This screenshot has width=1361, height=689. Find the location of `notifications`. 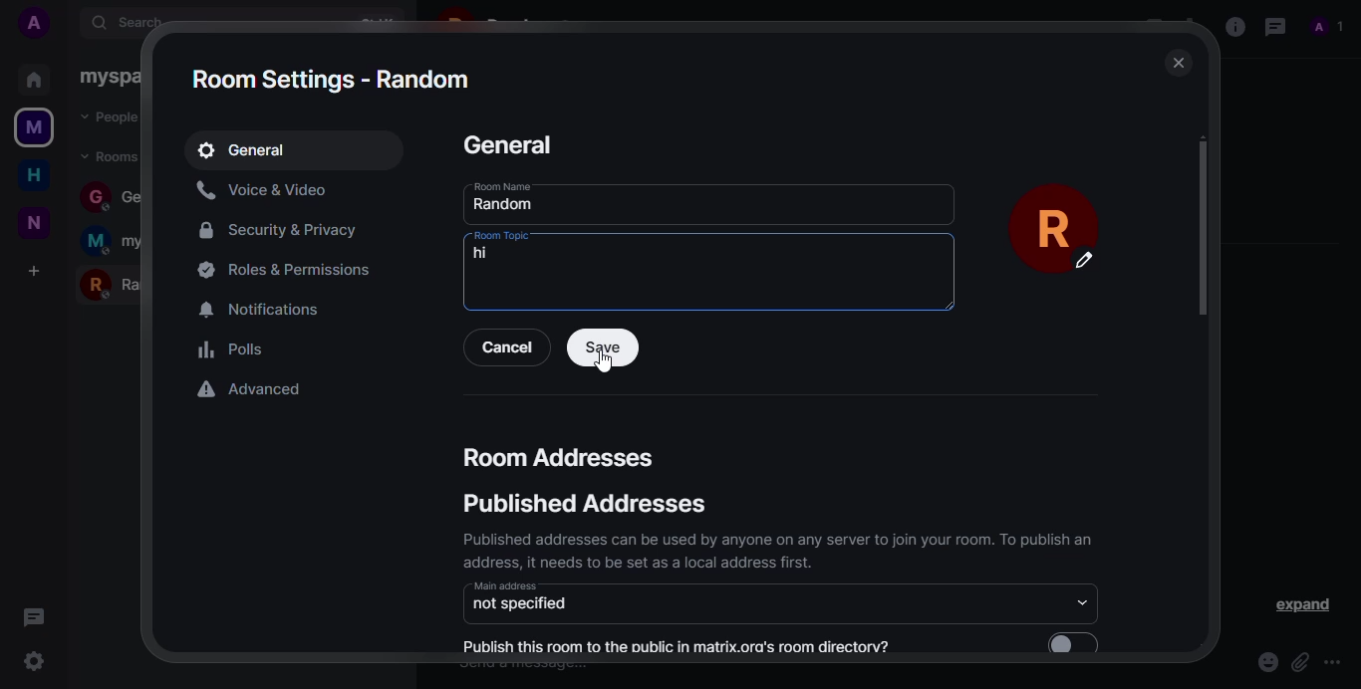

notifications is located at coordinates (258, 311).